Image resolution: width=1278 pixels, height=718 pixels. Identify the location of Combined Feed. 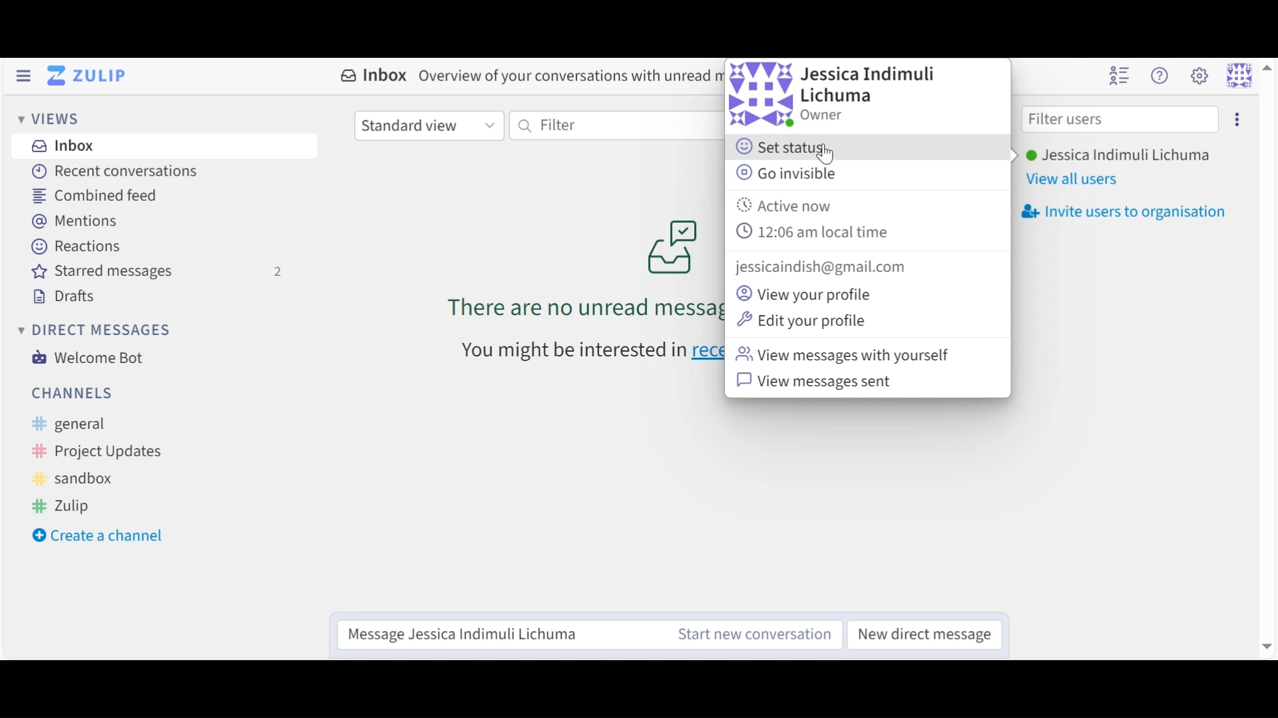
(95, 196).